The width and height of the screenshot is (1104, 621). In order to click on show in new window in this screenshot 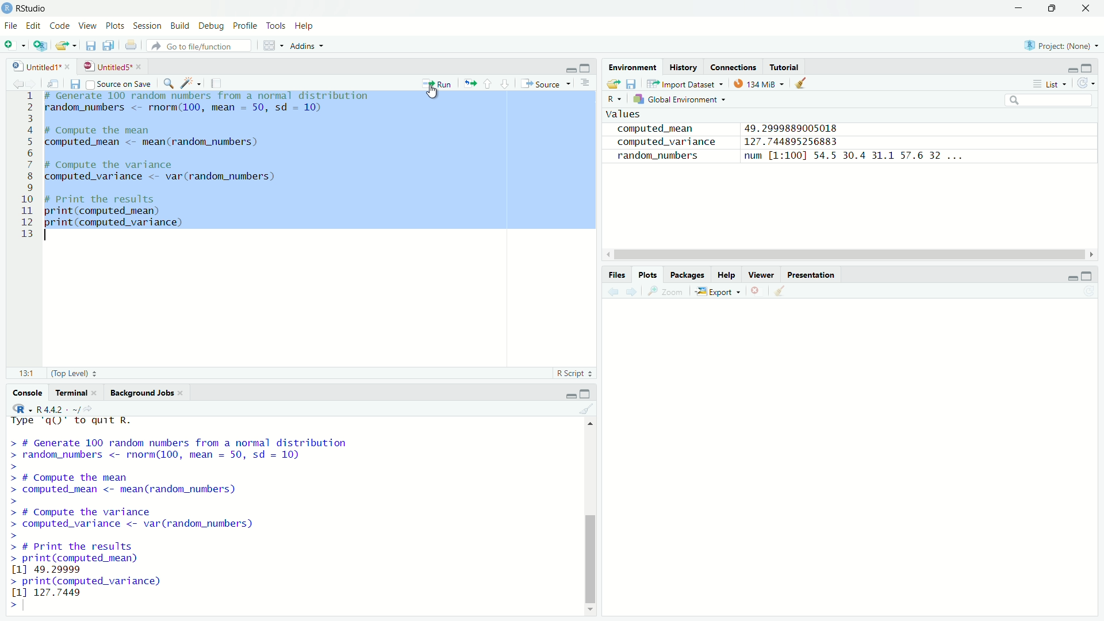, I will do `click(53, 82)`.